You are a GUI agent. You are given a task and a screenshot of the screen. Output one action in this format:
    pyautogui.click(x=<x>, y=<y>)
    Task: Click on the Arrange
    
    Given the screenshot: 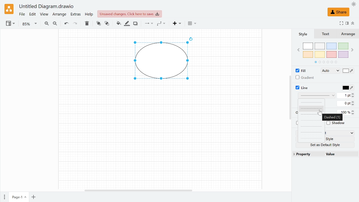 What is the action you would take?
    pyautogui.click(x=349, y=34)
    